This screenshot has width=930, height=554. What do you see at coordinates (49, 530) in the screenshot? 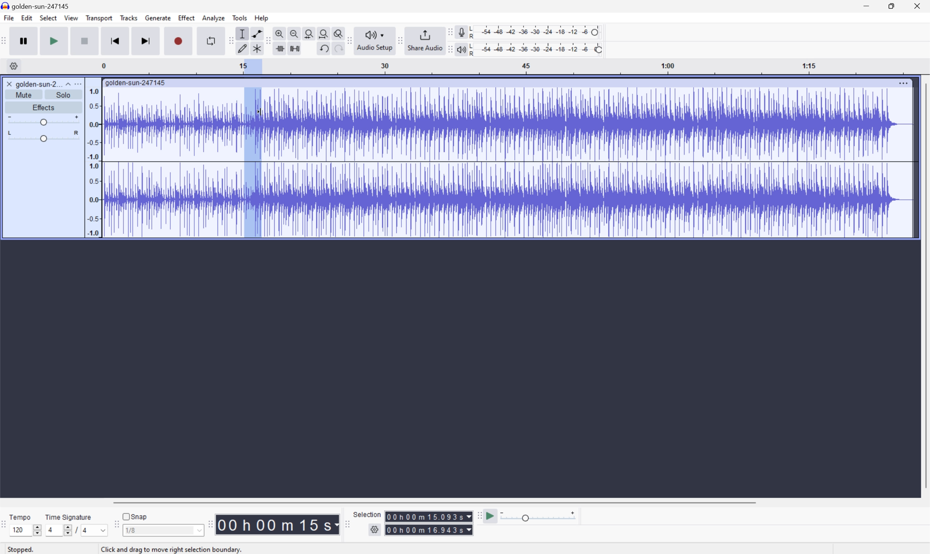
I see `4` at bounding box center [49, 530].